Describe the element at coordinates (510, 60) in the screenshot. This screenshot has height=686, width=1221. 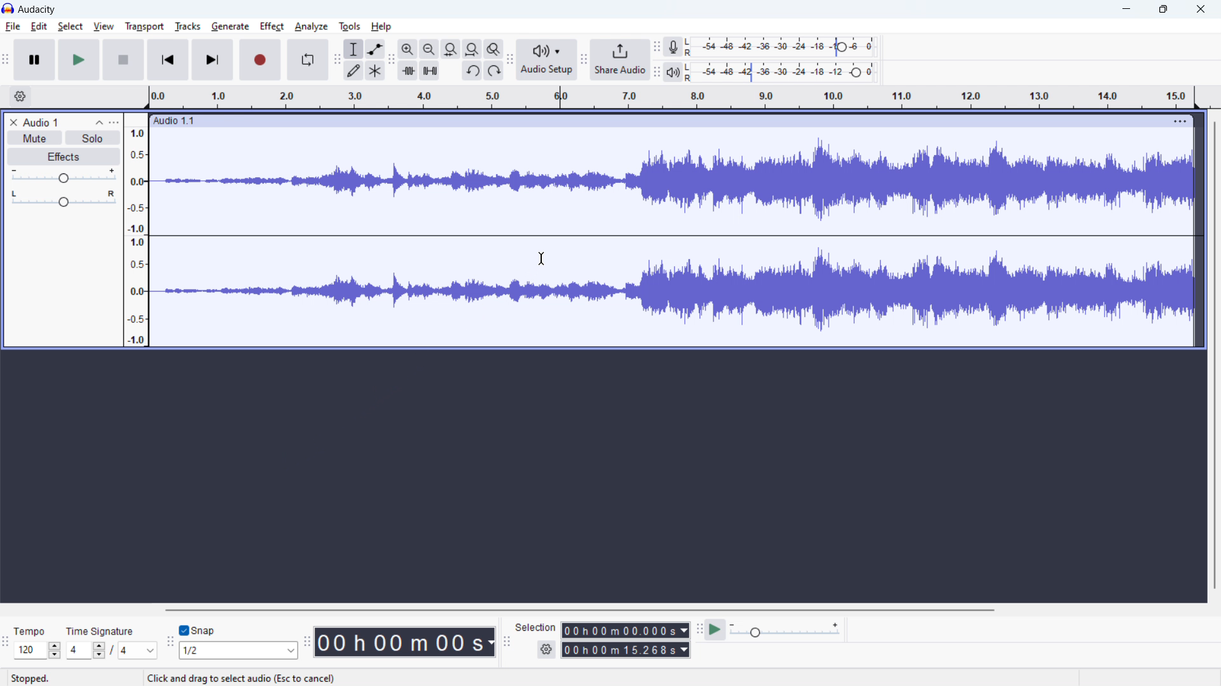
I see `Audio setup toolbar` at that location.